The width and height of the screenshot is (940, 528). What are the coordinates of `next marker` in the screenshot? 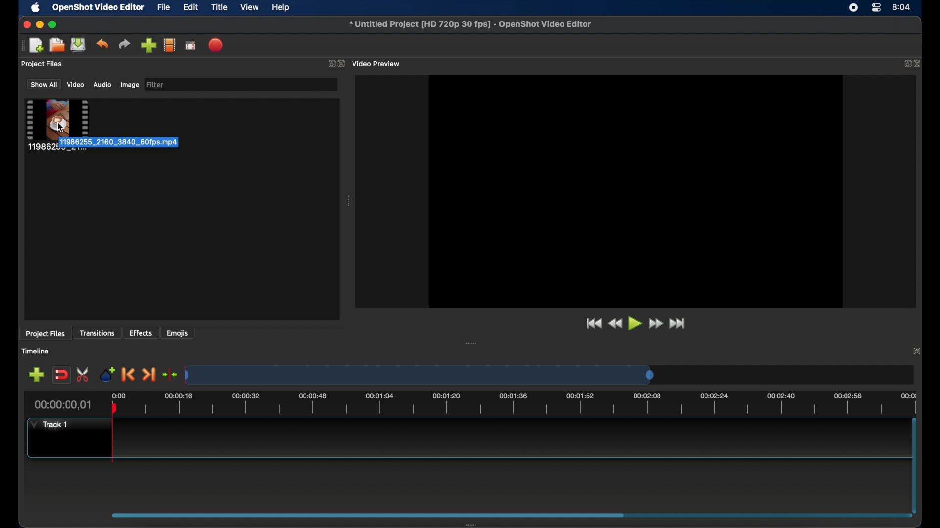 It's located at (149, 374).